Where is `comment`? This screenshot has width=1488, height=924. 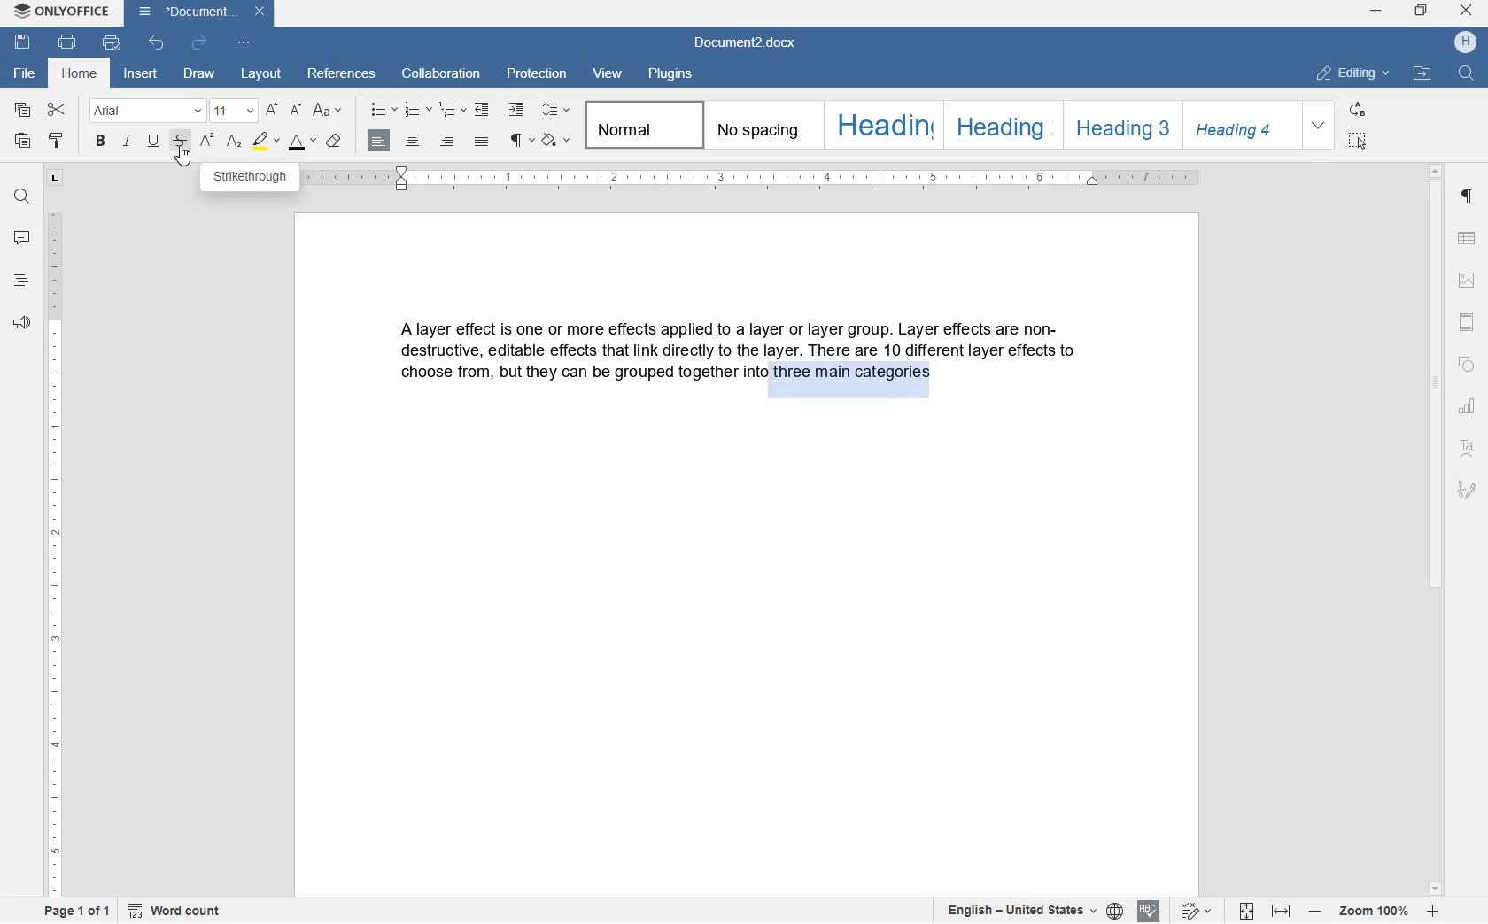
comment is located at coordinates (21, 238).